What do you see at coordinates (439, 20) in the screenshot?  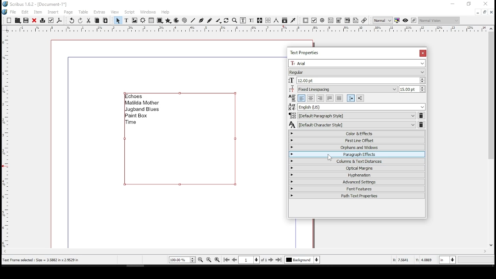 I see `select the visual appearance of display` at bounding box center [439, 20].